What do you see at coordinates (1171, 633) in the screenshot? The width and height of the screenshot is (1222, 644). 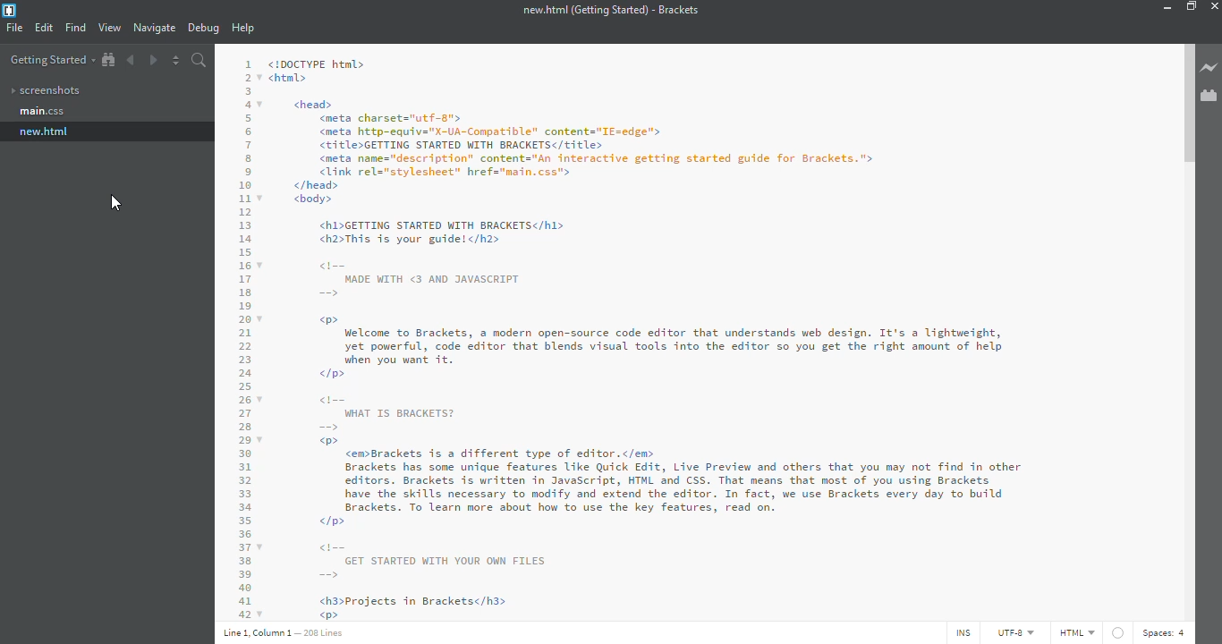 I see `spaces: 4` at bounding box center [1171, 633].